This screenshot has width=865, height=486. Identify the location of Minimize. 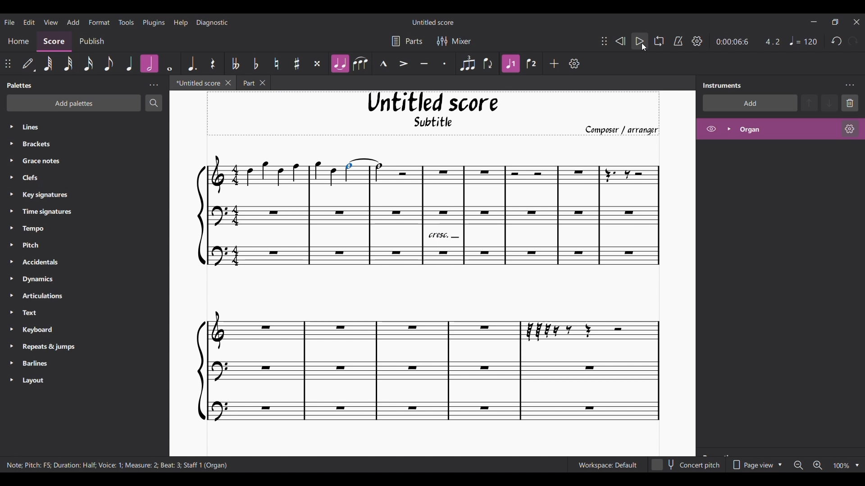
(815, 22).